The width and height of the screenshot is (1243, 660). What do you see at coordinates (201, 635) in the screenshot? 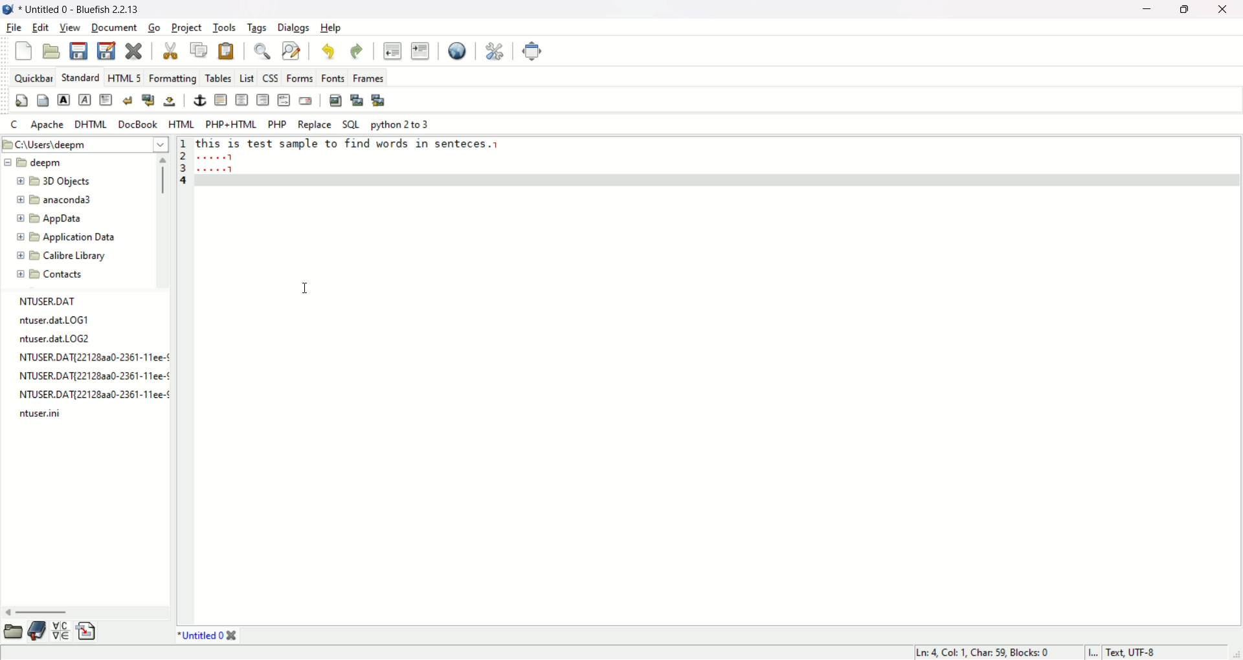
I see `*Untitled 0` at bounding box center [201, 635].